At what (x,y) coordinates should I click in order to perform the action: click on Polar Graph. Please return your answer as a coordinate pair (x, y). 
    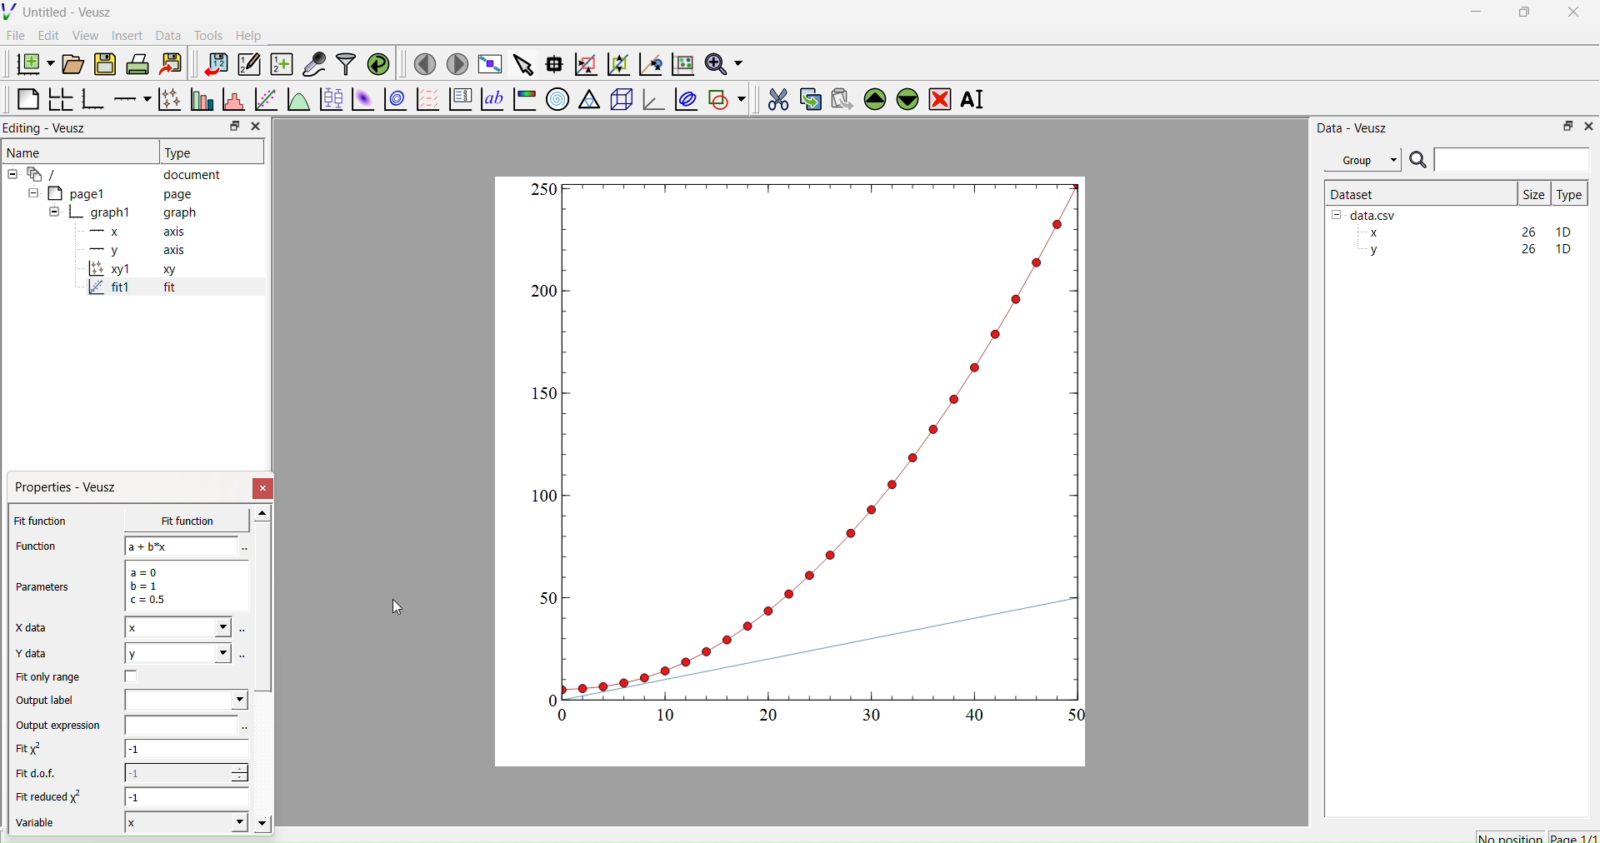
    Looking at the image, I should click on (557, 99).